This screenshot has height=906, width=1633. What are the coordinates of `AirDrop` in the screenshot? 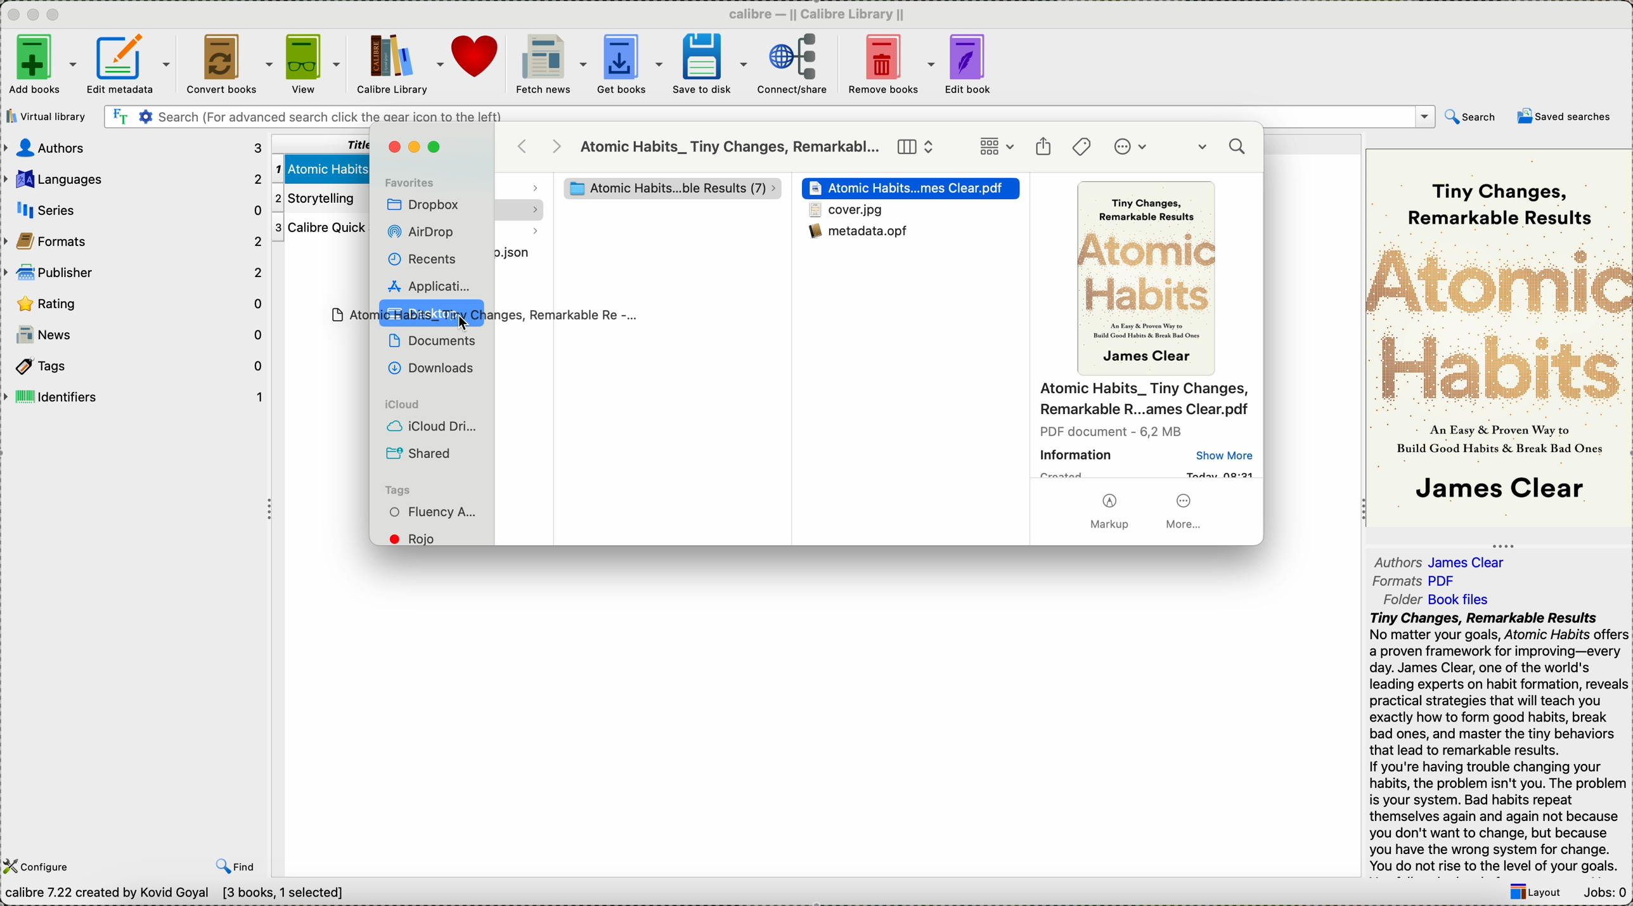 It's located at (424, 233).